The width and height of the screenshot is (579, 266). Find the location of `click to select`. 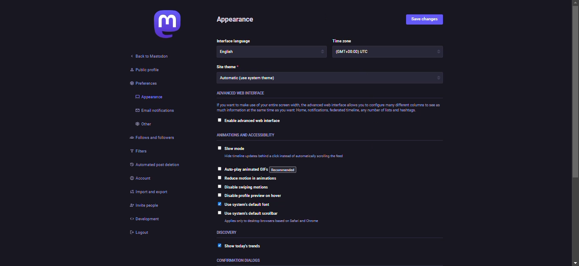

click to select is located at coordinates (218, 120).